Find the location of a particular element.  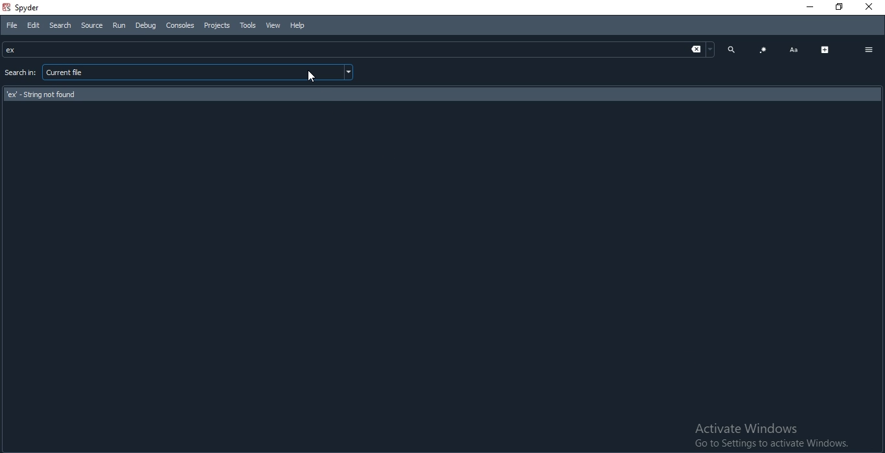

Consoles is located at coordinates (179, 25).